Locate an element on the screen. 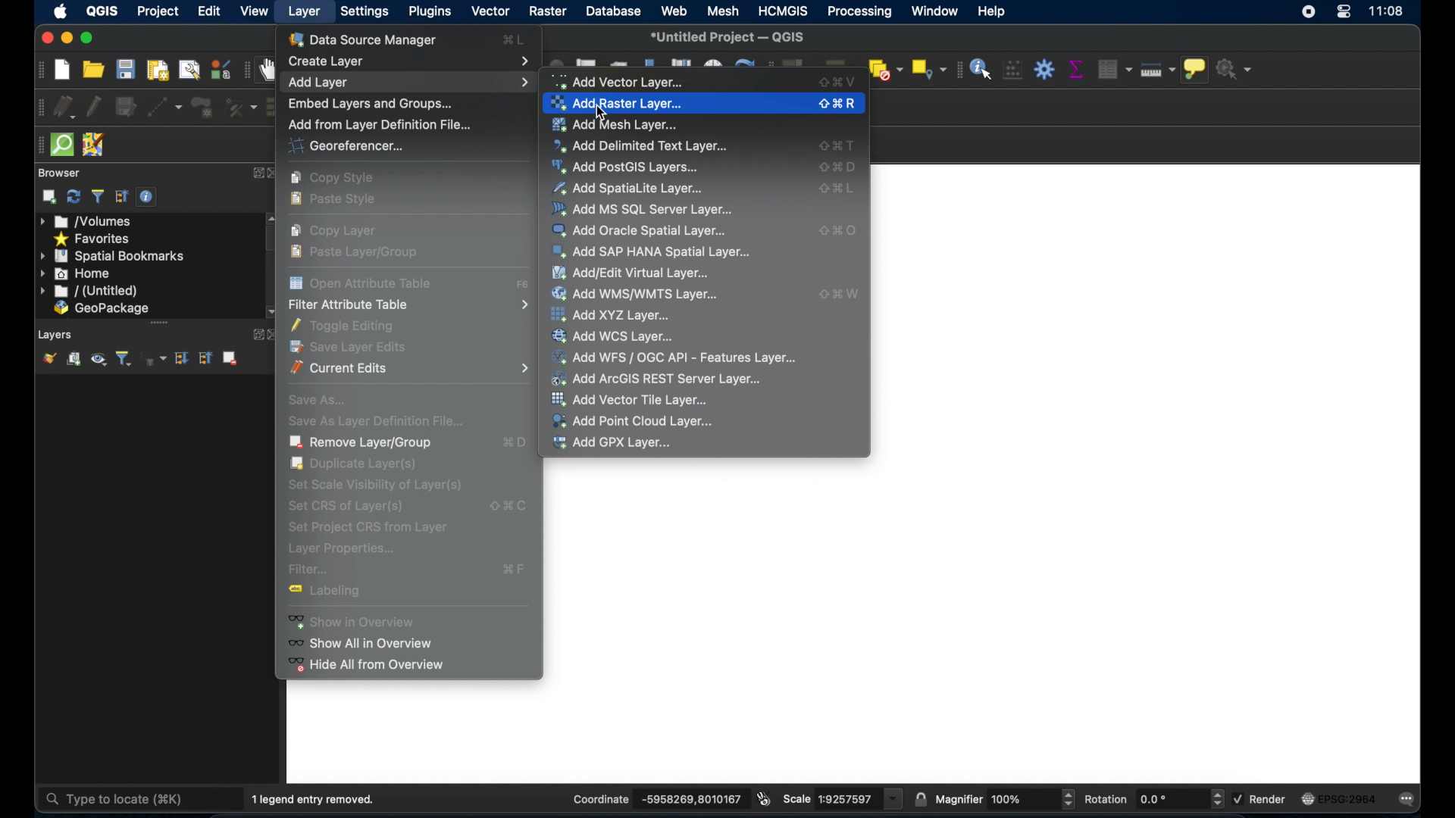 The width and height of the screenshot is (1455, 818). filter layer is located at coordinates (124, 358).